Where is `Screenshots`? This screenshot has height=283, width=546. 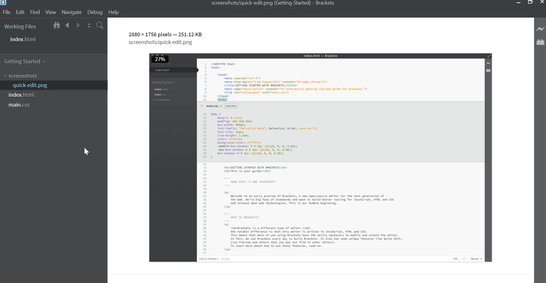 Screenshots is located at coordinates (22, 76).